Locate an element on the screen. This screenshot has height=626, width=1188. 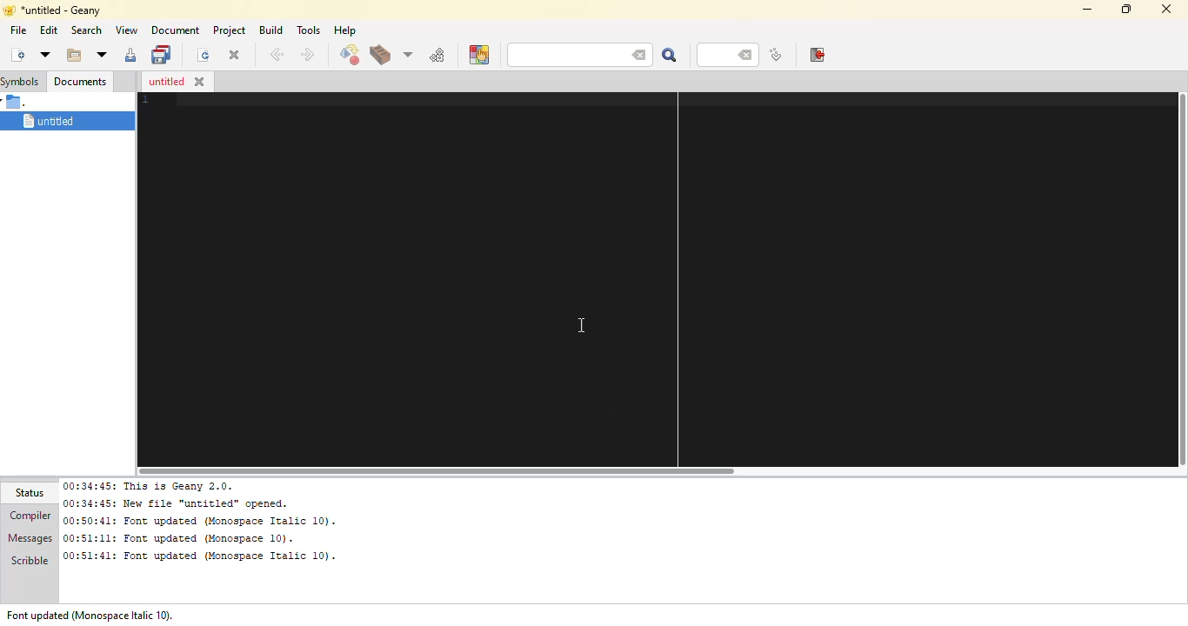
tools is located at coordinates (309, 30).